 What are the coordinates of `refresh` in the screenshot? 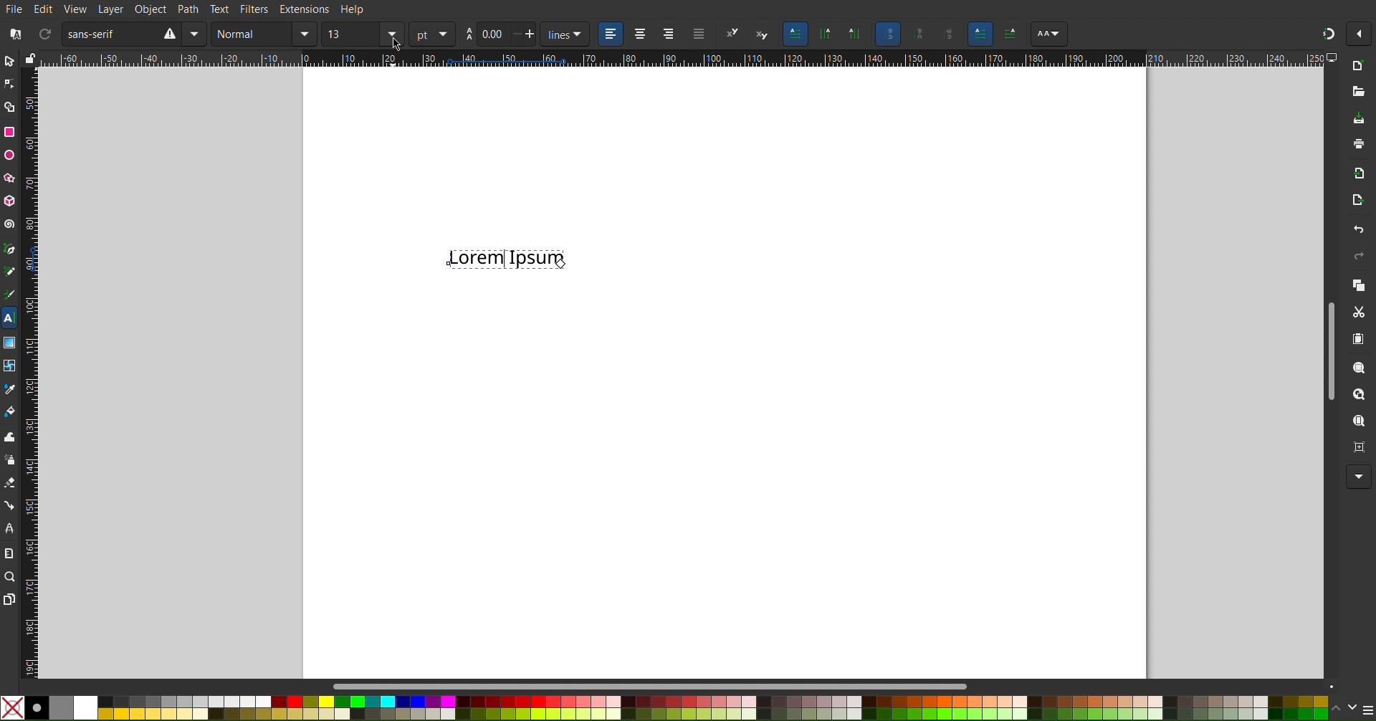 It's located at (43, 32).